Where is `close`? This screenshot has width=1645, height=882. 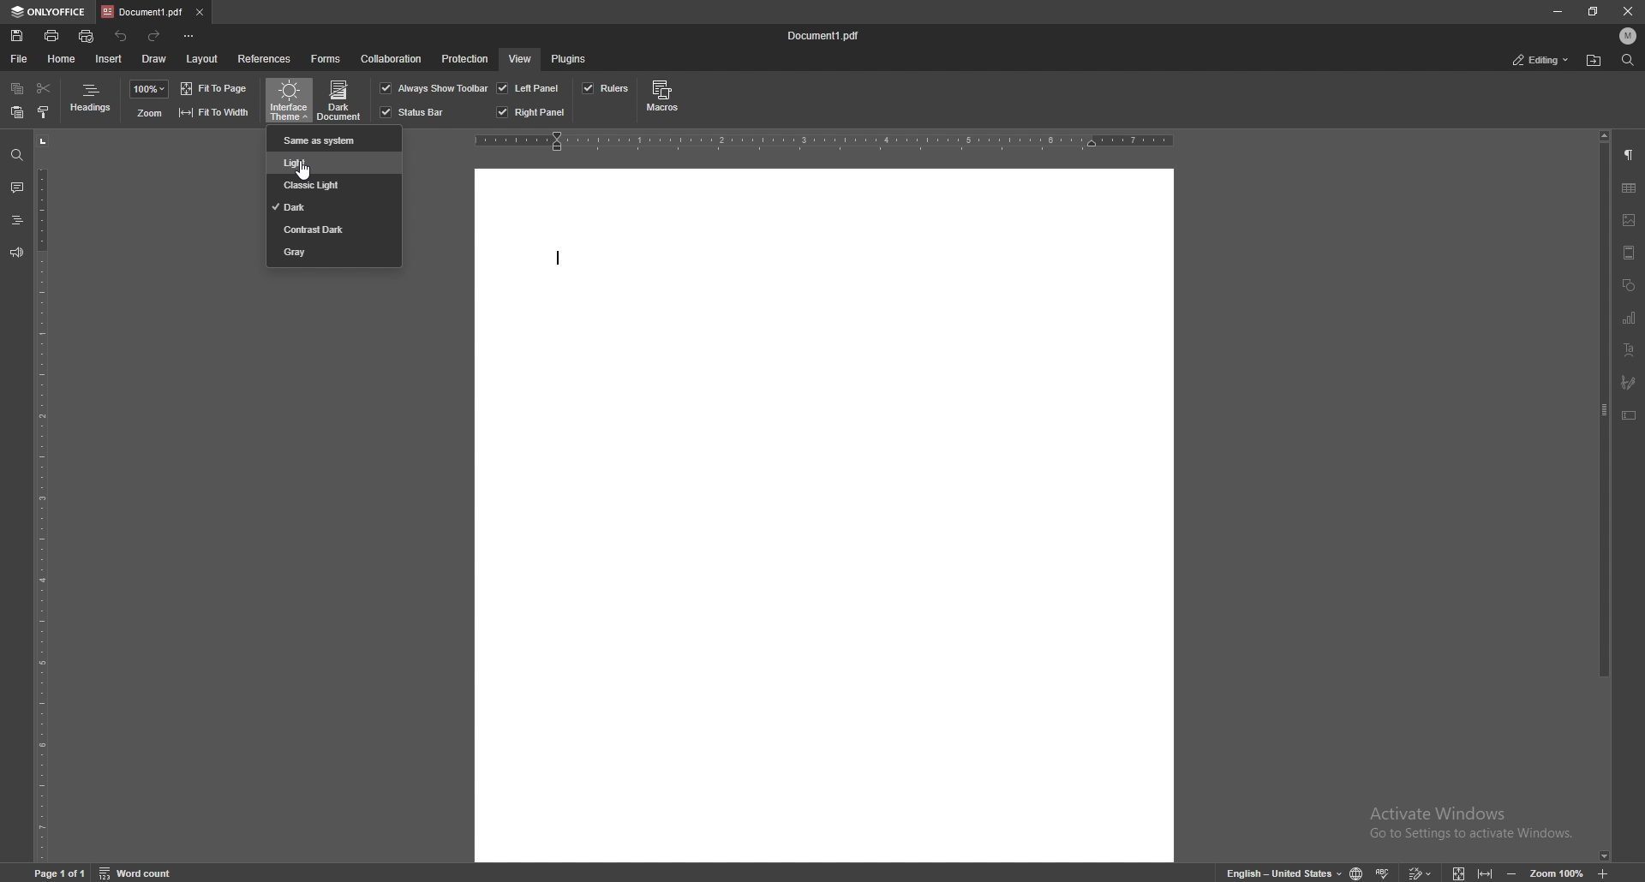
close is located at coordinates (1623, 12).